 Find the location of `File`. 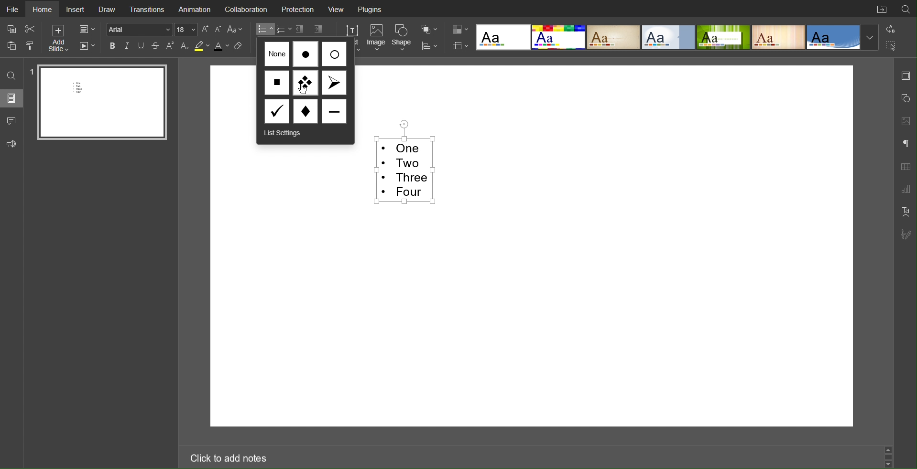

File is located at coordinates (12, 9).